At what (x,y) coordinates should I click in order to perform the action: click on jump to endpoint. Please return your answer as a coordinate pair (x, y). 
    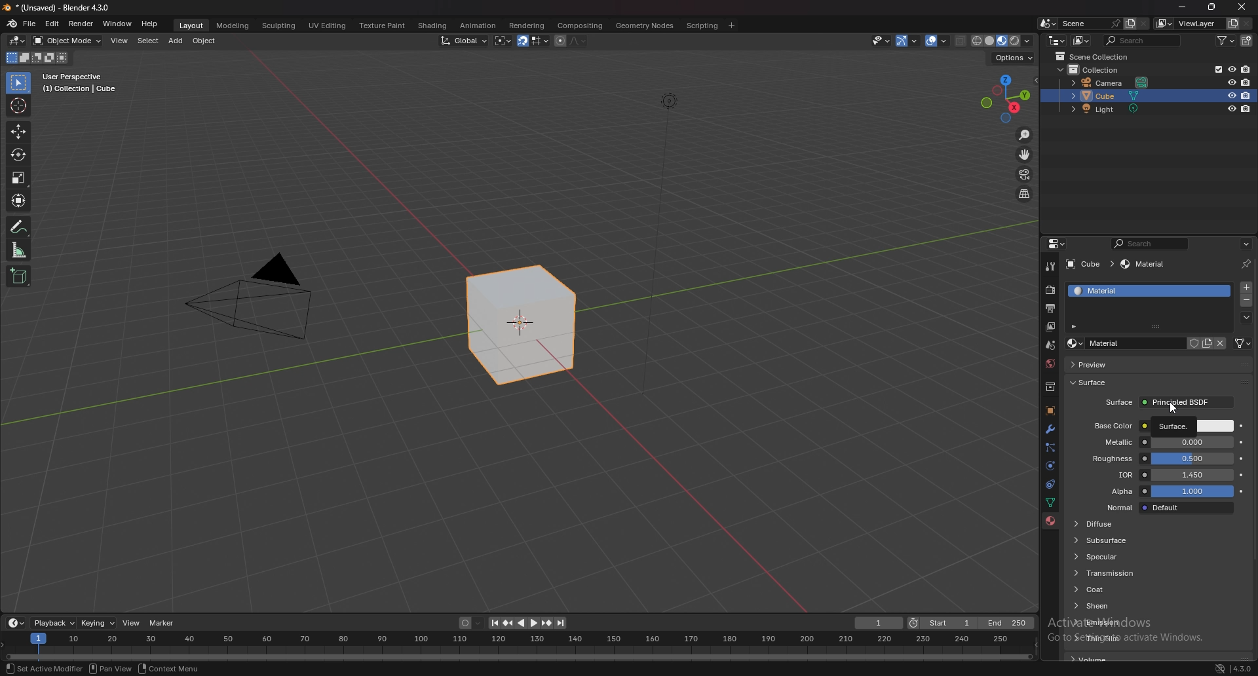
    Looking at the image, I should click on (561, 623).